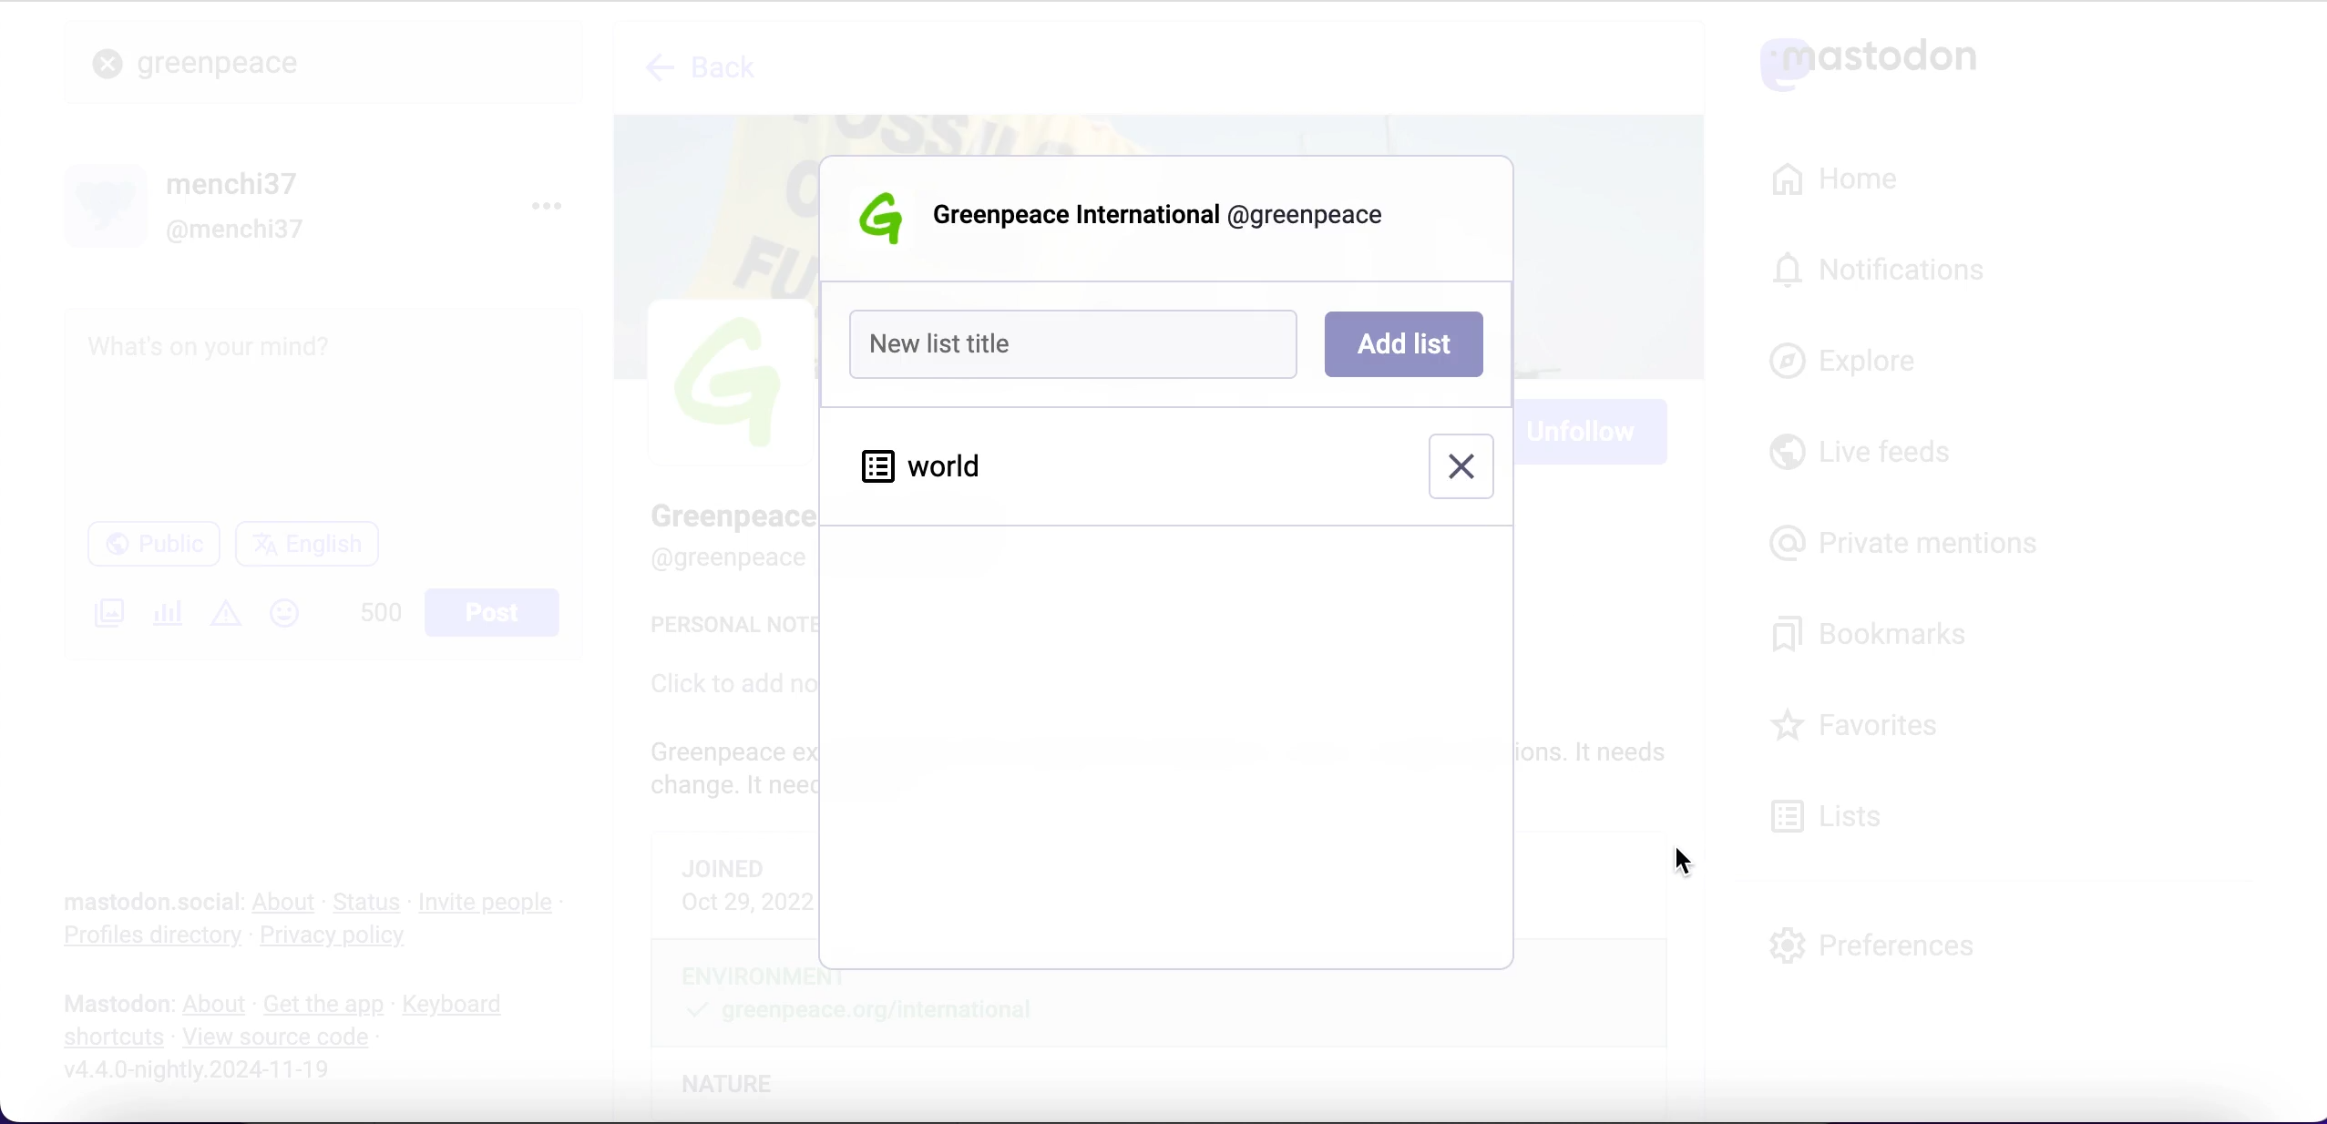 The height and width of the screenshot is (1124, 2327). I want to click on status, so click(369, 902).